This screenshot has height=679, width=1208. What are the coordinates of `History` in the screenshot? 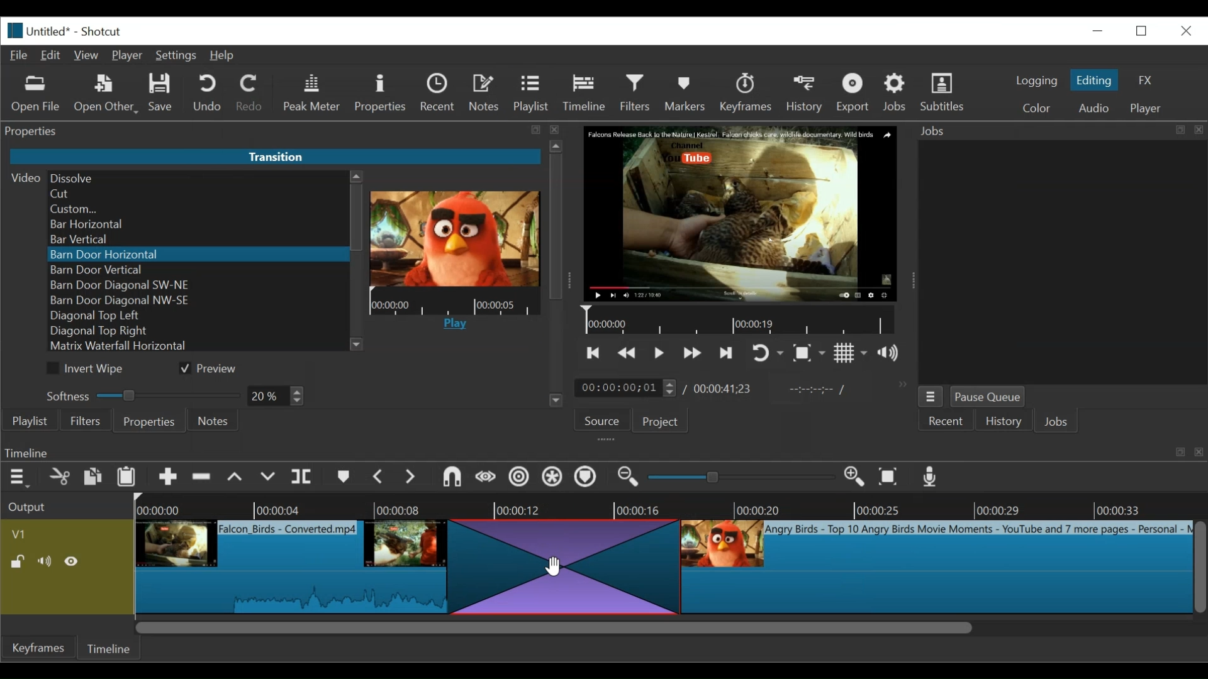 It's located at (807, 95).